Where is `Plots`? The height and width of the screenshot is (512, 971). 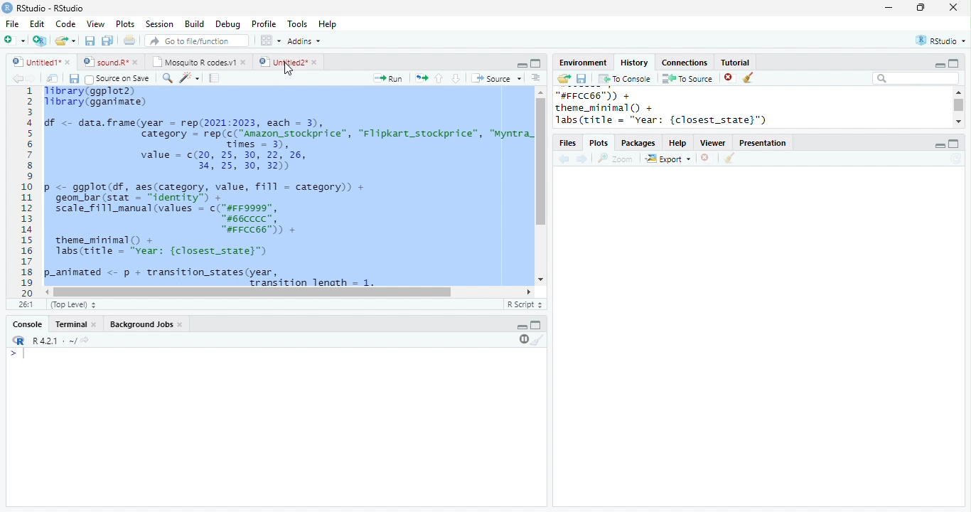
Plots is located at coordinates (126, 24).